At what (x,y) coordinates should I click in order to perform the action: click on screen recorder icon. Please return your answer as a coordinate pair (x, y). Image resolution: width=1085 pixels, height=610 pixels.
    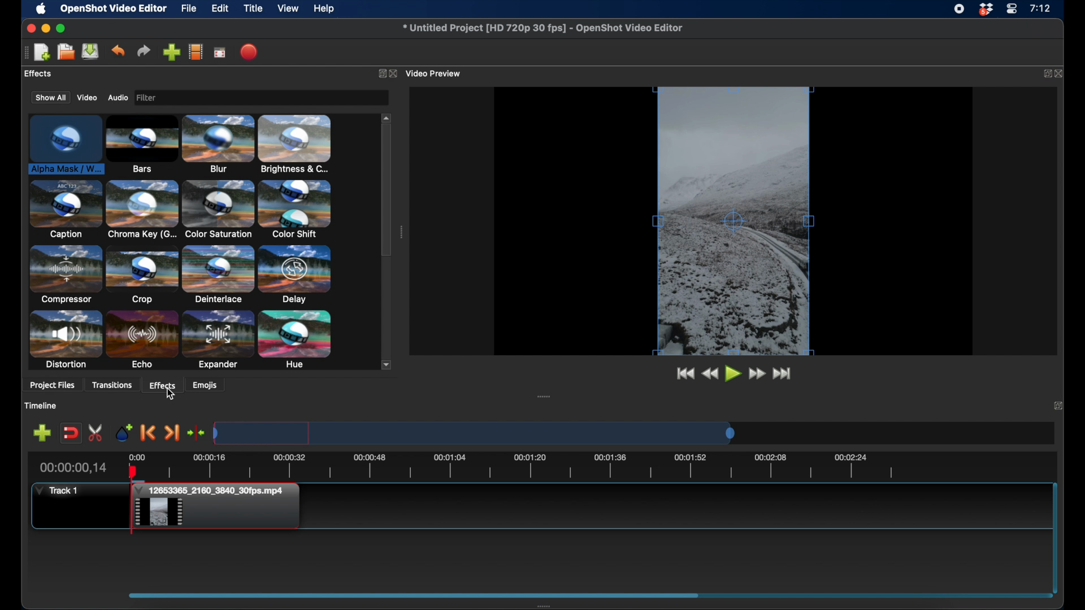
    Looking at the image, I should click on (959, 9).